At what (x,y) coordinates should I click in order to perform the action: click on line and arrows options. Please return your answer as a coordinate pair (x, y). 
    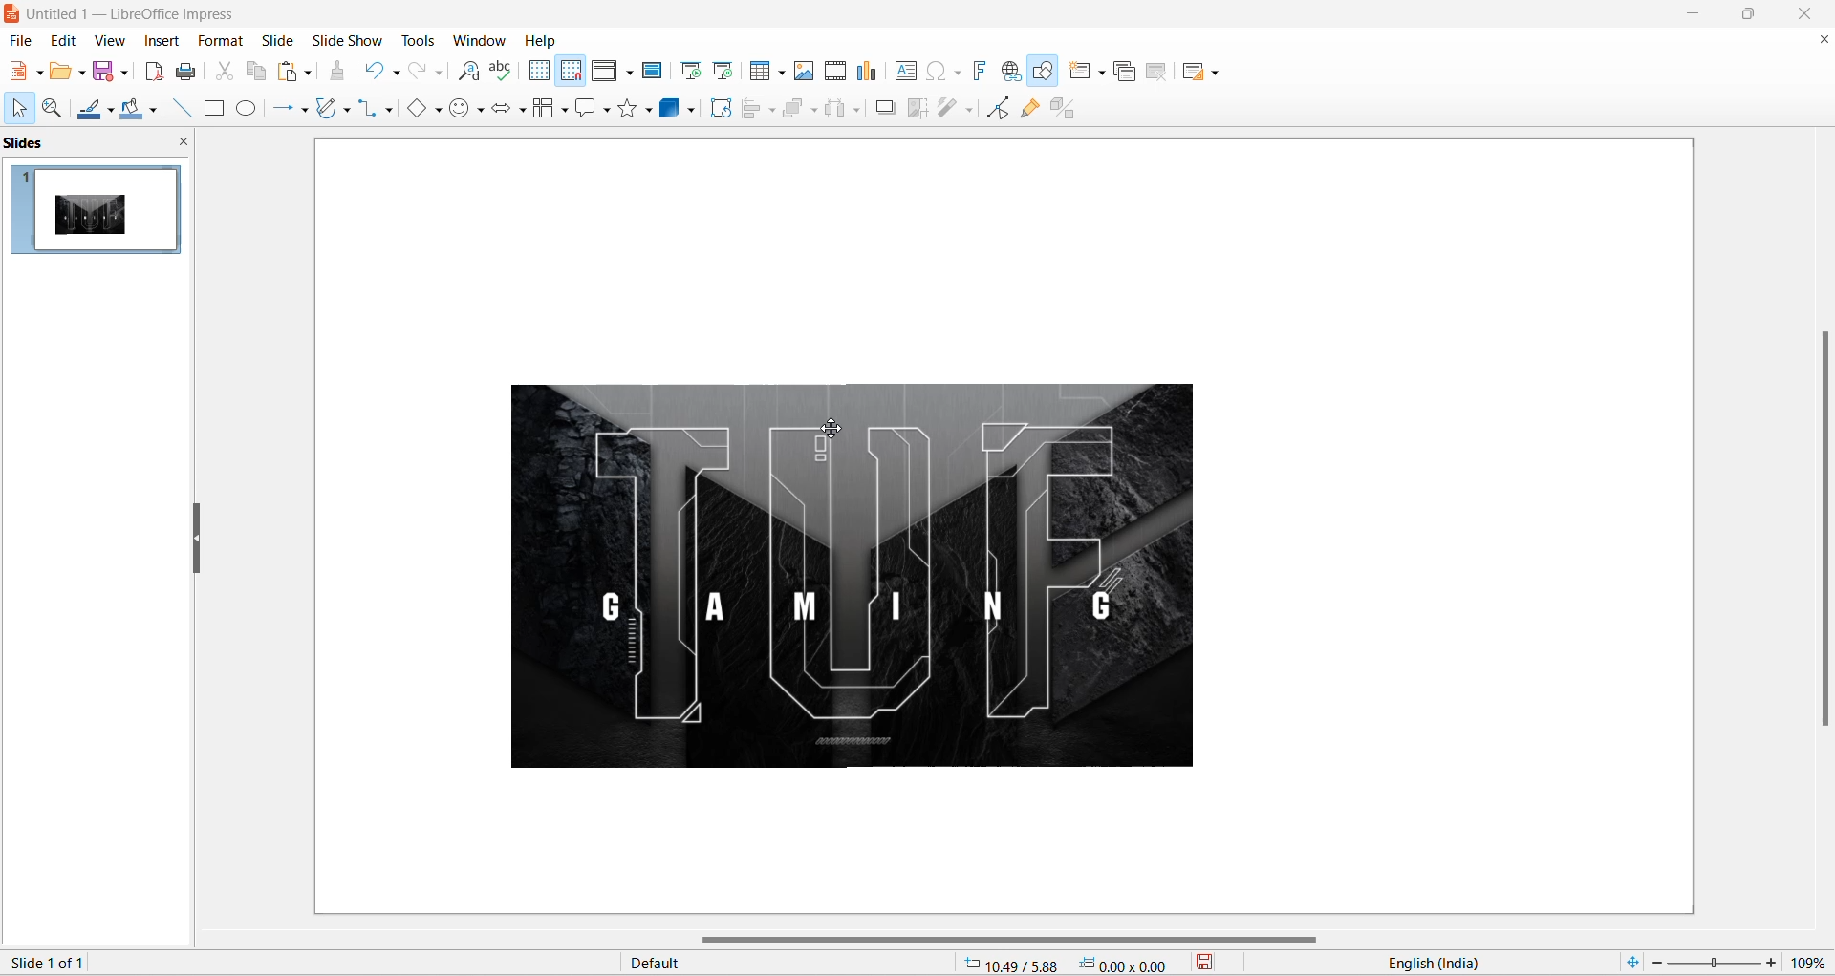
    Looking at the image, I should click on (303, 111).